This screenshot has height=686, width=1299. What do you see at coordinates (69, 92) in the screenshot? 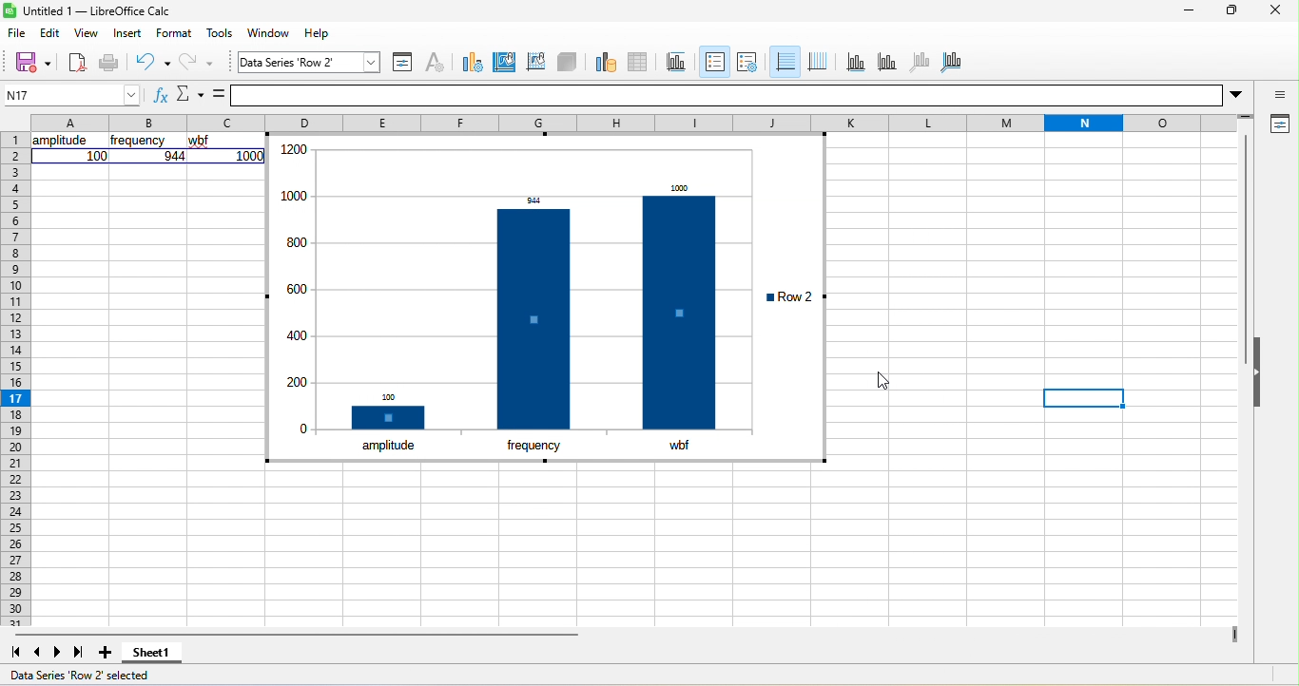
I see `N17` at bounding box center [69, 92].